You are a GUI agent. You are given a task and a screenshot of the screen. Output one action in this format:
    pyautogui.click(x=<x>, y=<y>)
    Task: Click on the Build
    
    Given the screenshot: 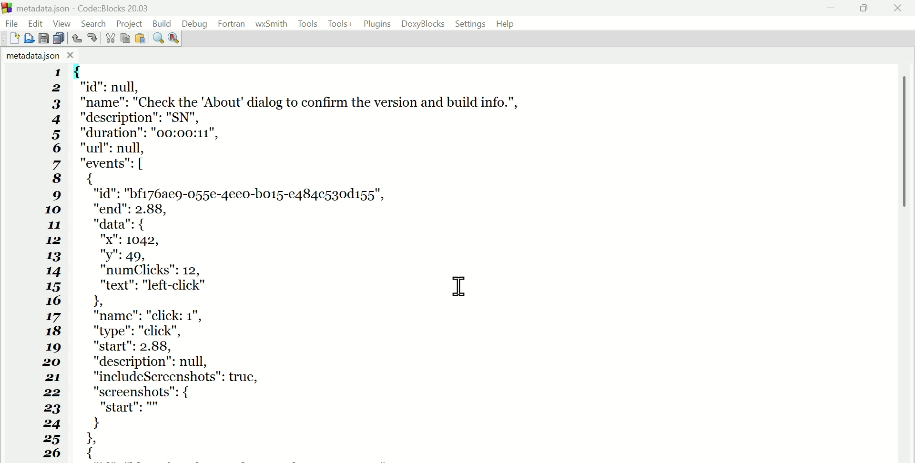 What is the action you would take?
    pyautogui.click(x=162, y=22)
    